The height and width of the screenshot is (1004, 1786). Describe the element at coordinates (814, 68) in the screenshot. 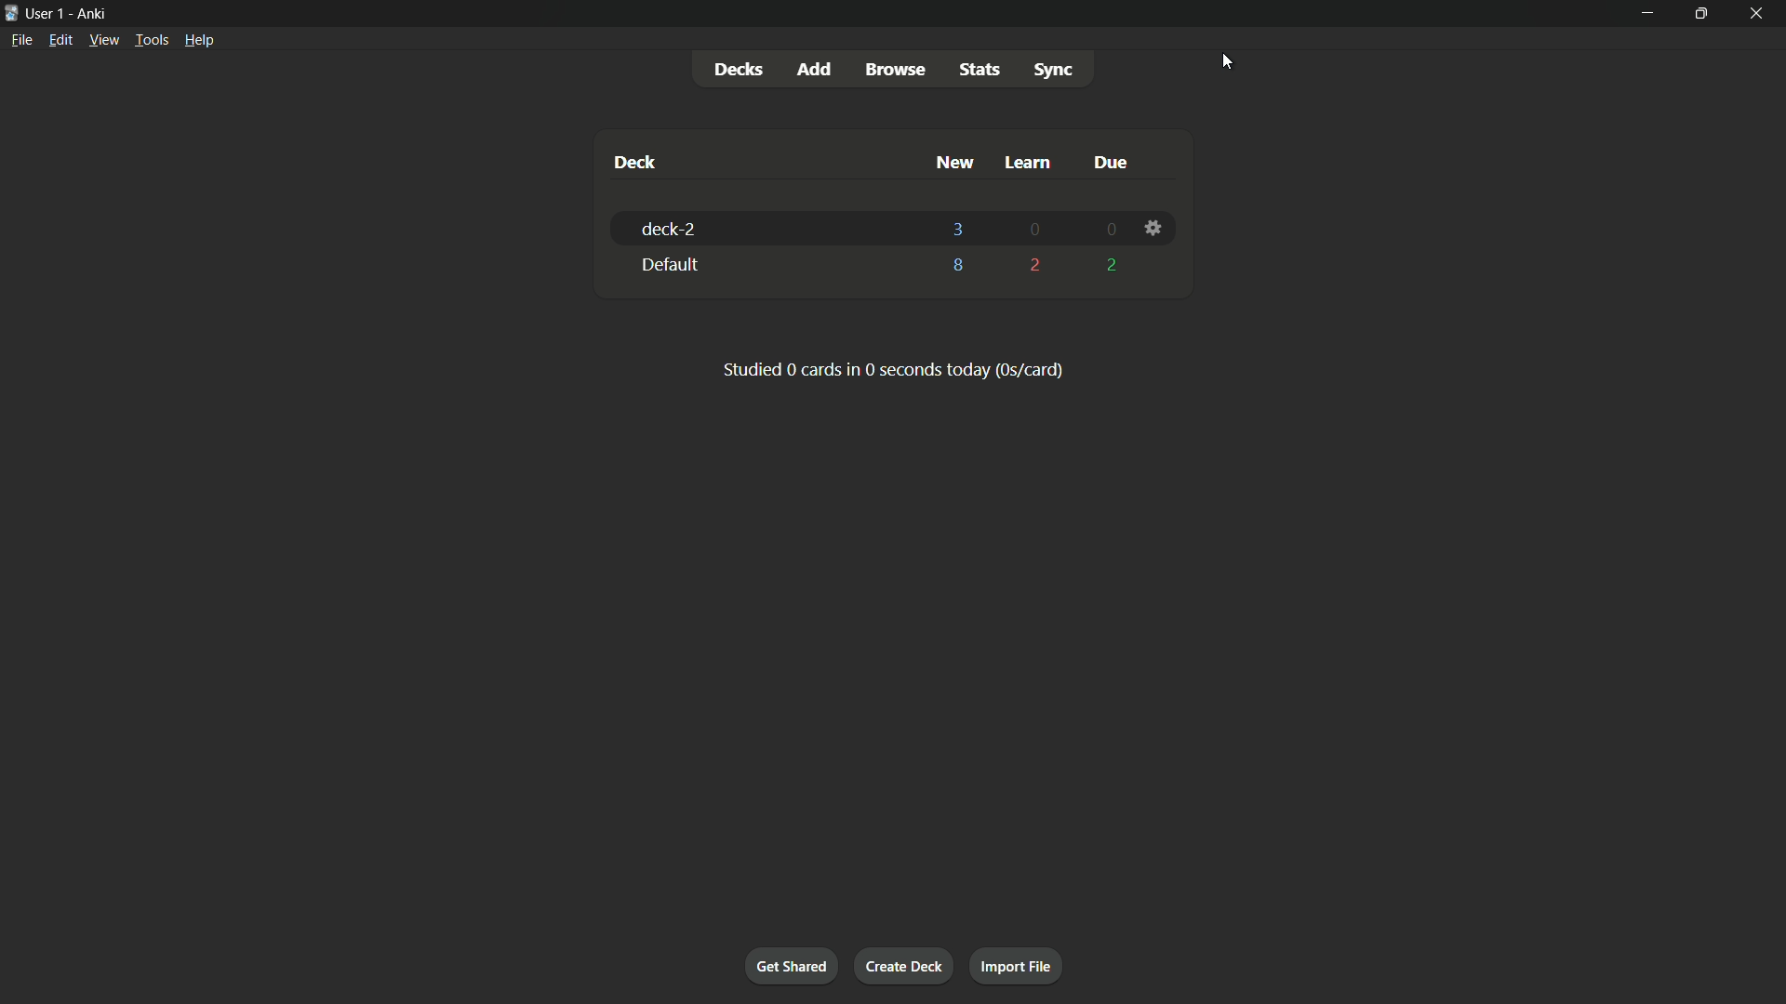

I see `add` at that location.